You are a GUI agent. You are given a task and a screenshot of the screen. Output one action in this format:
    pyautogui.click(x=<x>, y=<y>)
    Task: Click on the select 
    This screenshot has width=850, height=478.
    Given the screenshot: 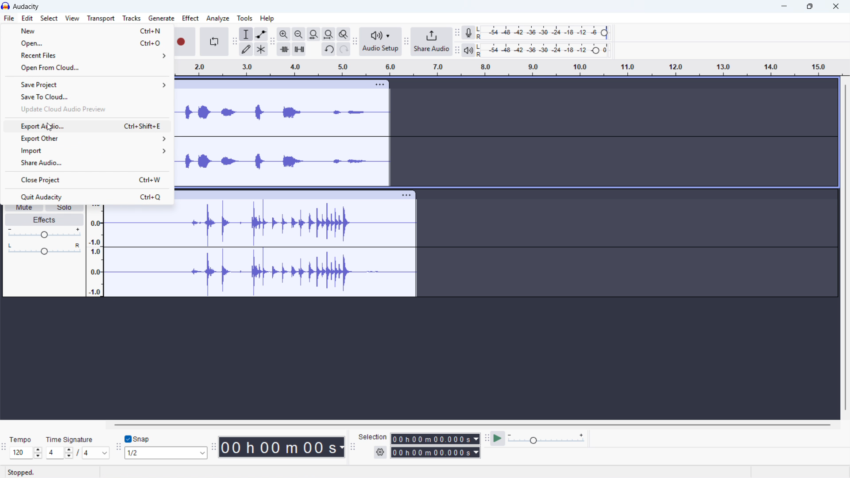 What is the action you would take?
    pyautogui.click(x=49, y=18)
    